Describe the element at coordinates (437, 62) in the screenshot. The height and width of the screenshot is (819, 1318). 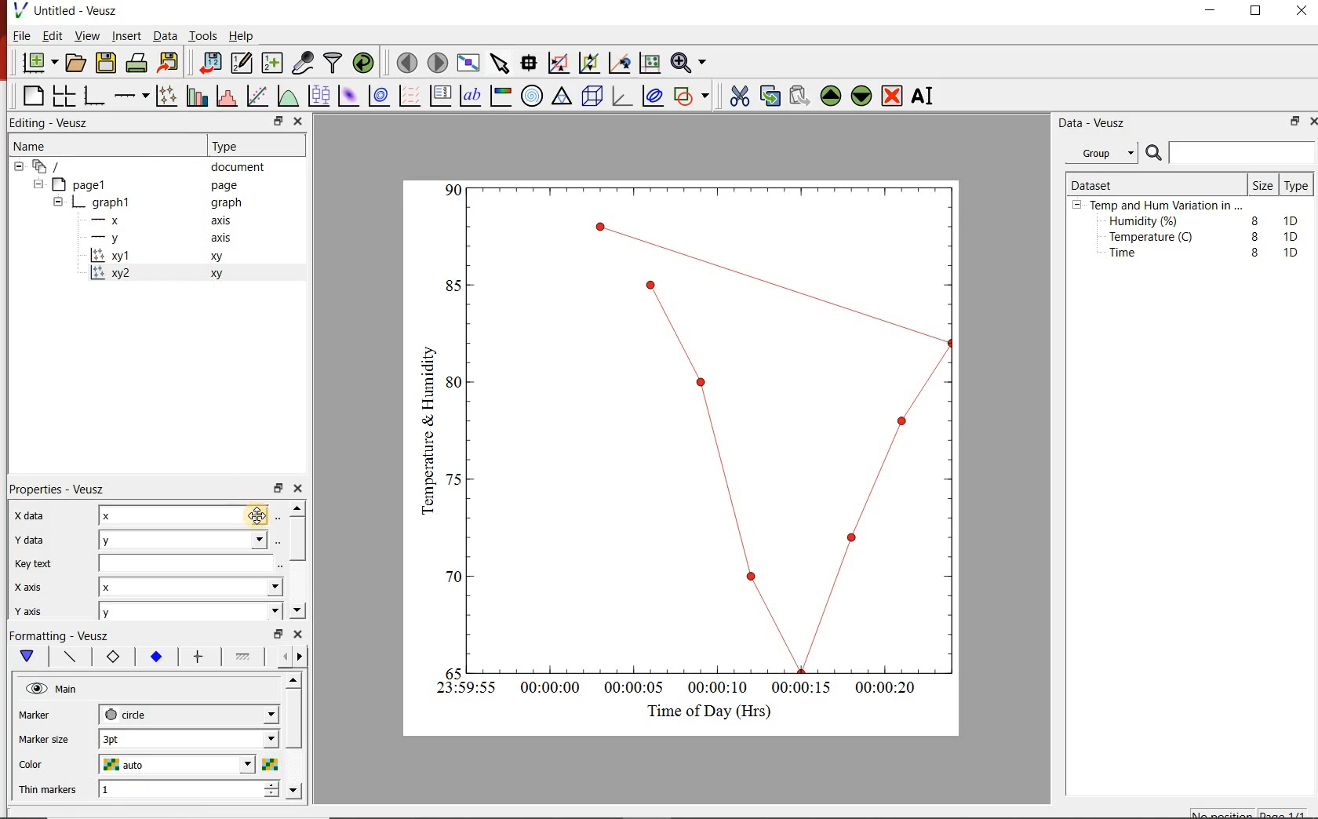
I see `move to the next page` at that location.